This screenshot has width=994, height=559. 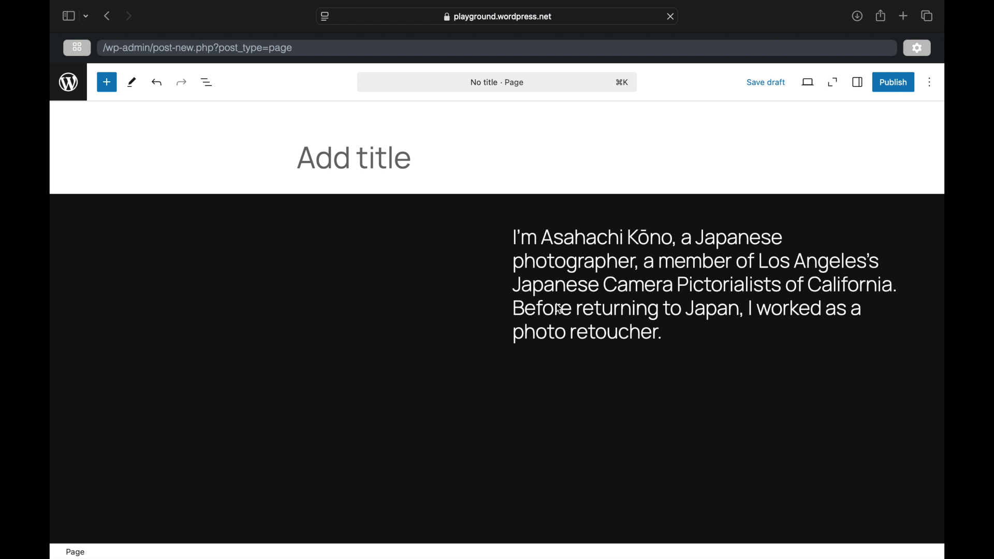 I want to click on web address, so click(x=499, y=17).